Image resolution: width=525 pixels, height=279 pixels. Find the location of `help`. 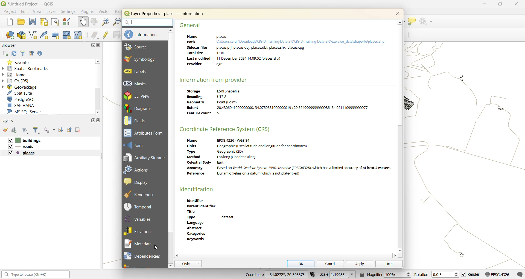

help is located at coordinates (389, 264).